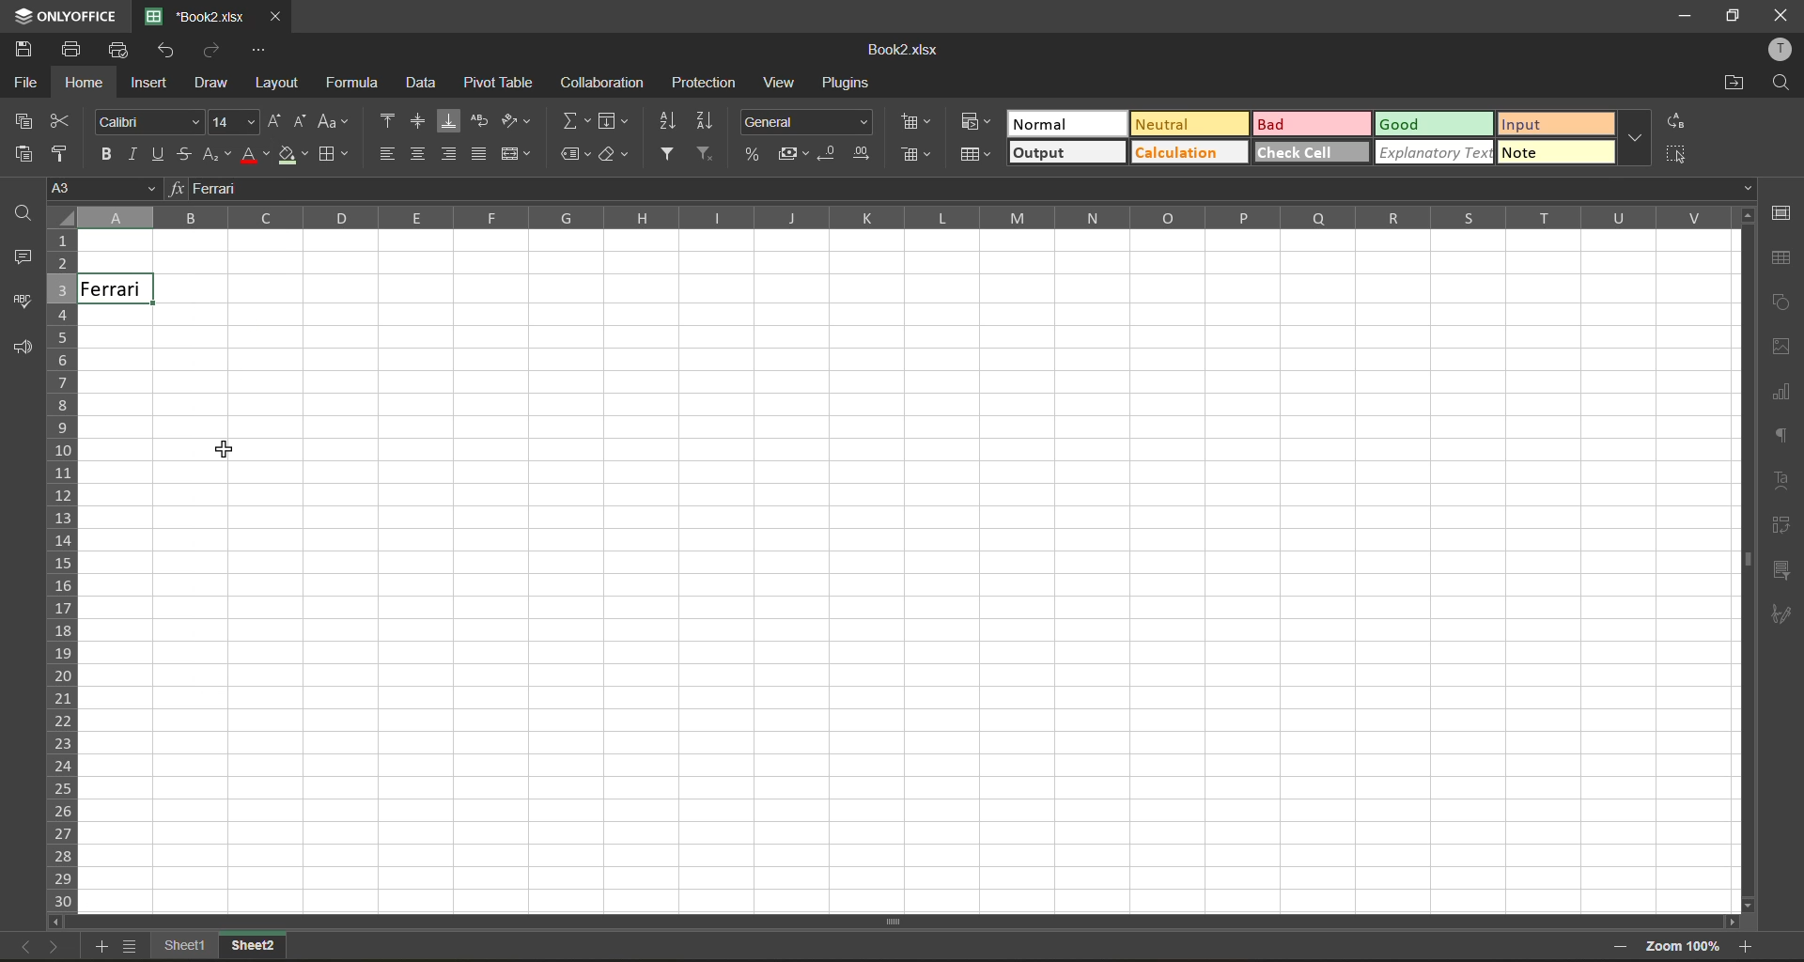 This screenshot has width=1804, height=962. I want to click on check cell, so click(1313, 154).